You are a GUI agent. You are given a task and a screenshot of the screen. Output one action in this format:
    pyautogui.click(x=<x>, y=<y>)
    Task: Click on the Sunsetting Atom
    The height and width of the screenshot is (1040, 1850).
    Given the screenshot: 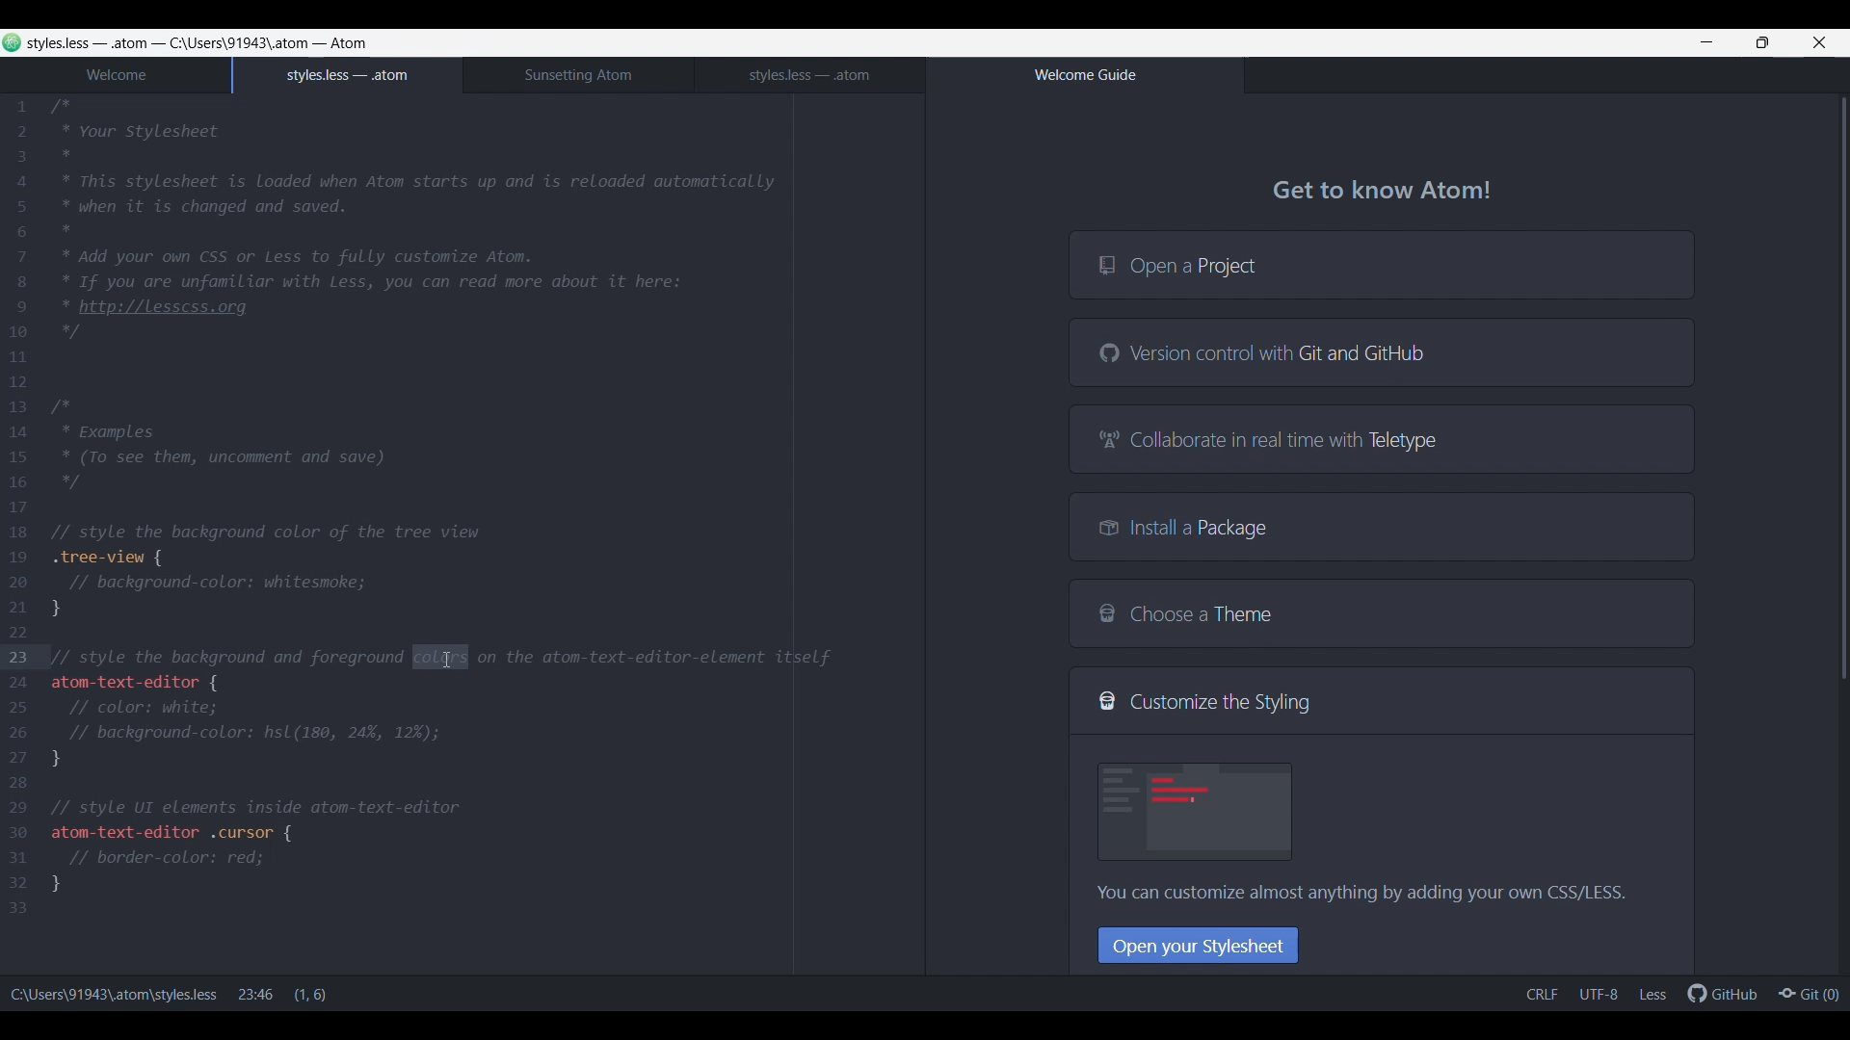 What is the action you would take?
    pyautogui.click(x=578, y=75)
    